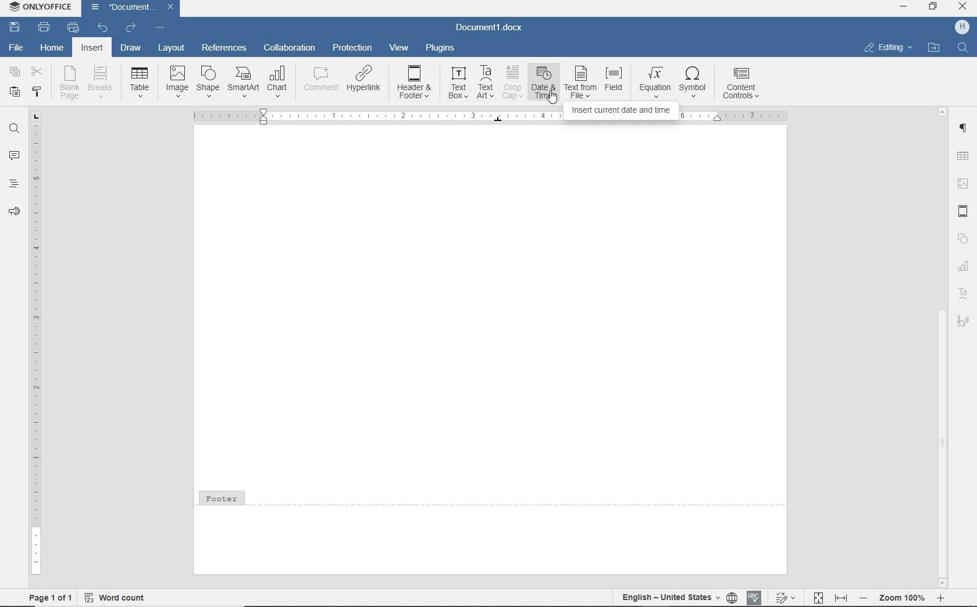 The height and width of the screenshot is (607, 977). Describe the element at coordinates (13, 129) in the screenshot. I see `find` at that location.